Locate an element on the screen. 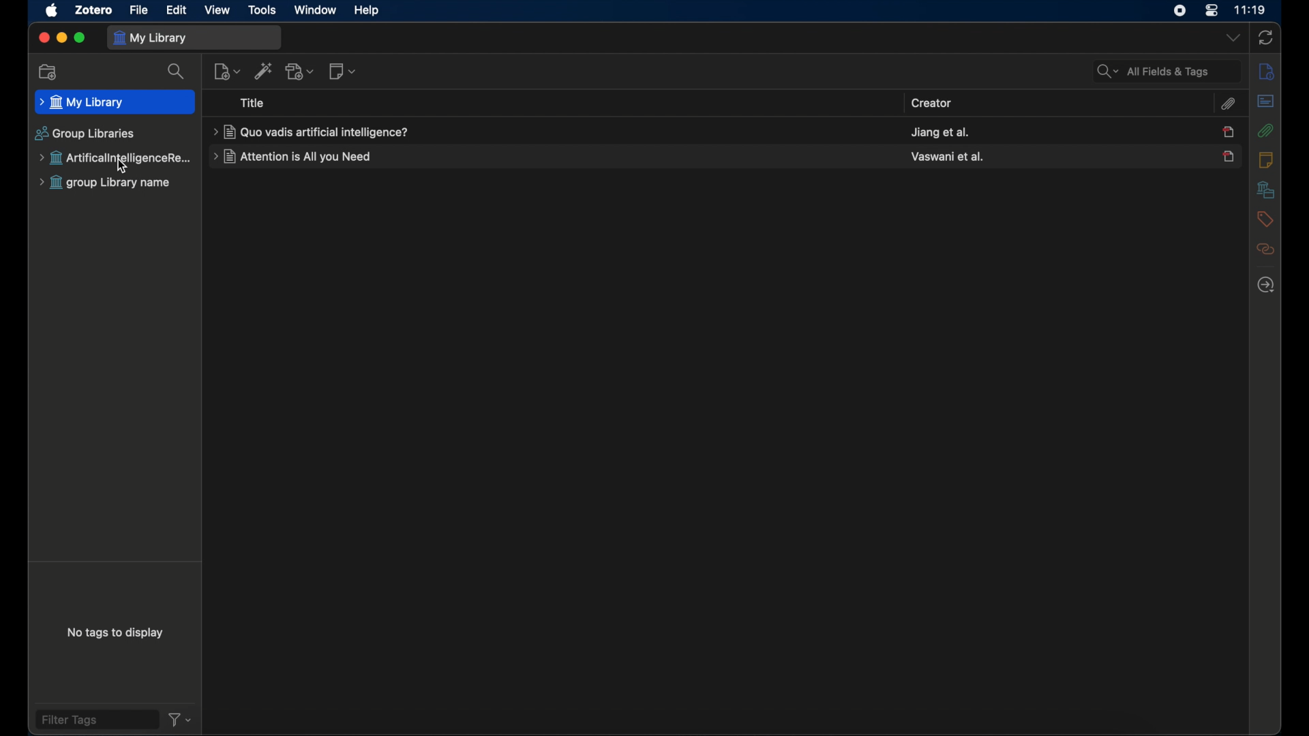  file is located at coordinates (139, 10).